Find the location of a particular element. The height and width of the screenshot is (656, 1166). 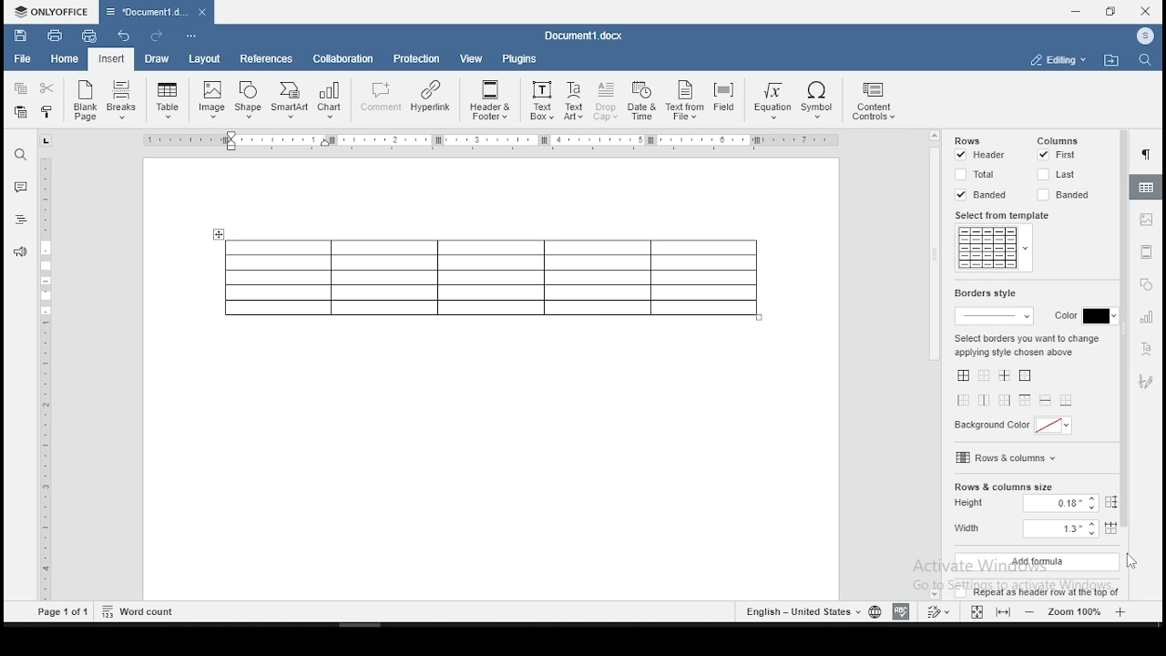

open file location is located at coordinates (1111, 60).